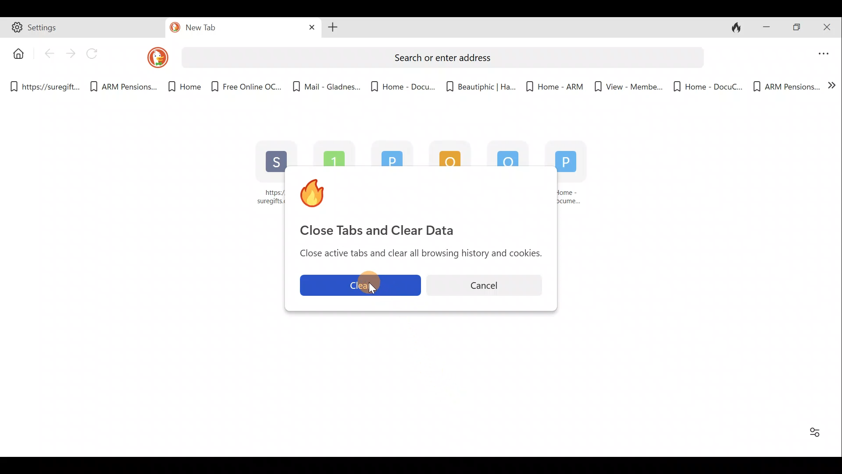 Image resolution: width=842 pixels, height=474 pixels. What do you see at coordinates (225, 29) in the screenshot?
I see `New tab` at bounding box center [225, 29].